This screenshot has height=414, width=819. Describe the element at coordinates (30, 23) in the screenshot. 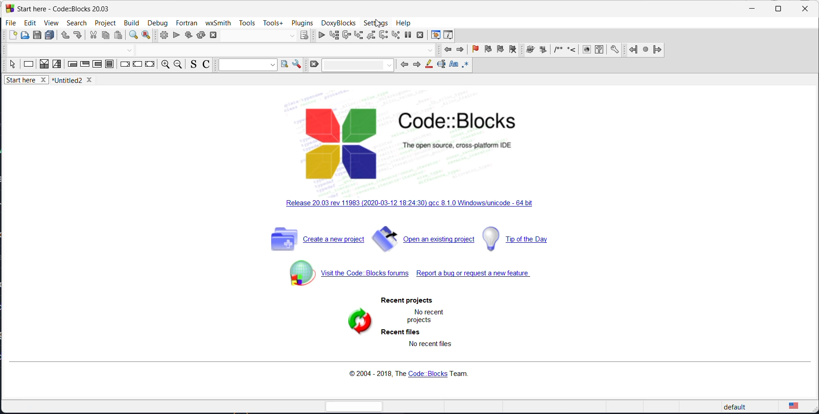

I see `edit` at that location.